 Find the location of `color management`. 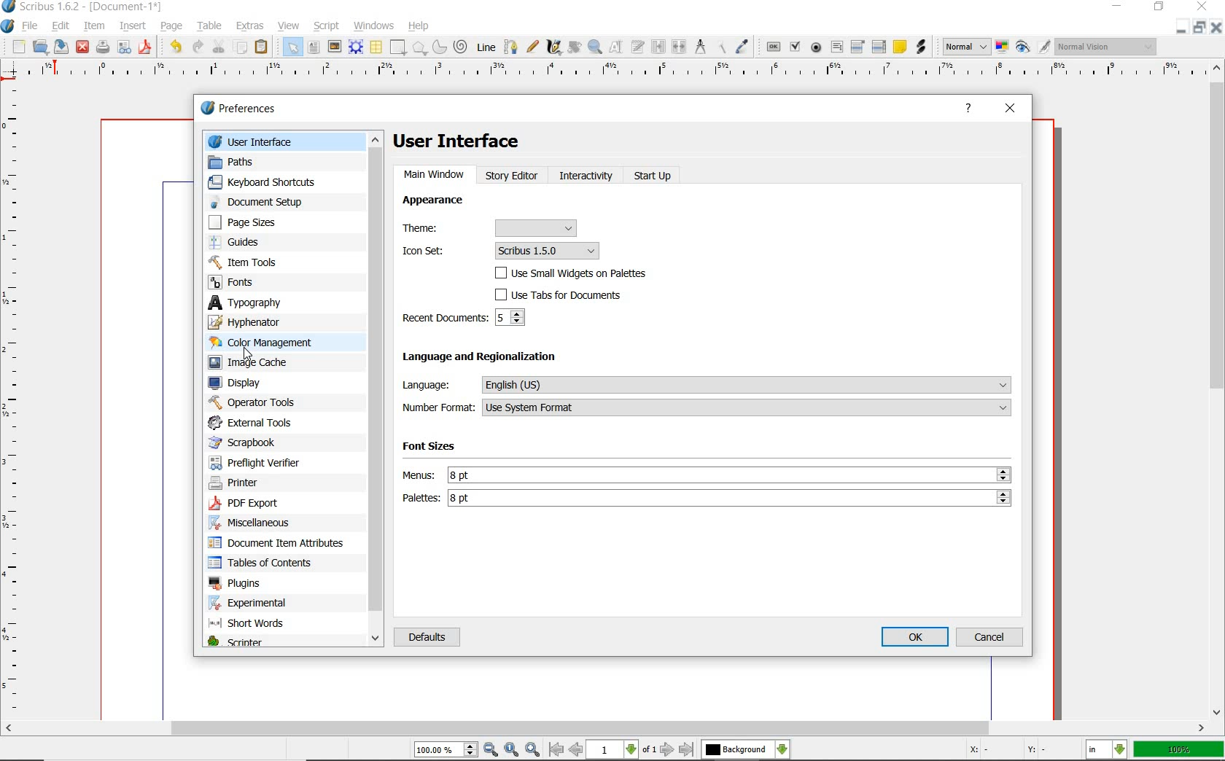

color management is located at coordinates (266, 342).